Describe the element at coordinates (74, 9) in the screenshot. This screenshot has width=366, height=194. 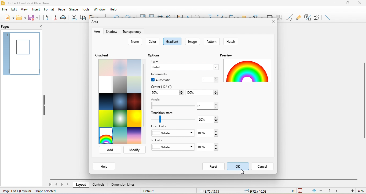
I see `shape` at that location.